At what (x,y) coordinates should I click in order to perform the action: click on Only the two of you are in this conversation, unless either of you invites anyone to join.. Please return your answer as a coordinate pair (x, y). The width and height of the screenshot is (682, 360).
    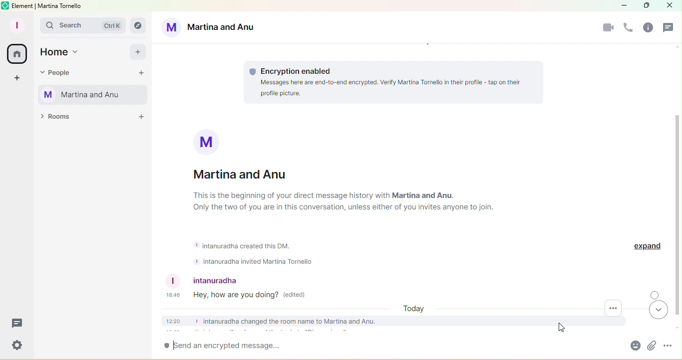
    Looking at the image, I should click on (352, 208).